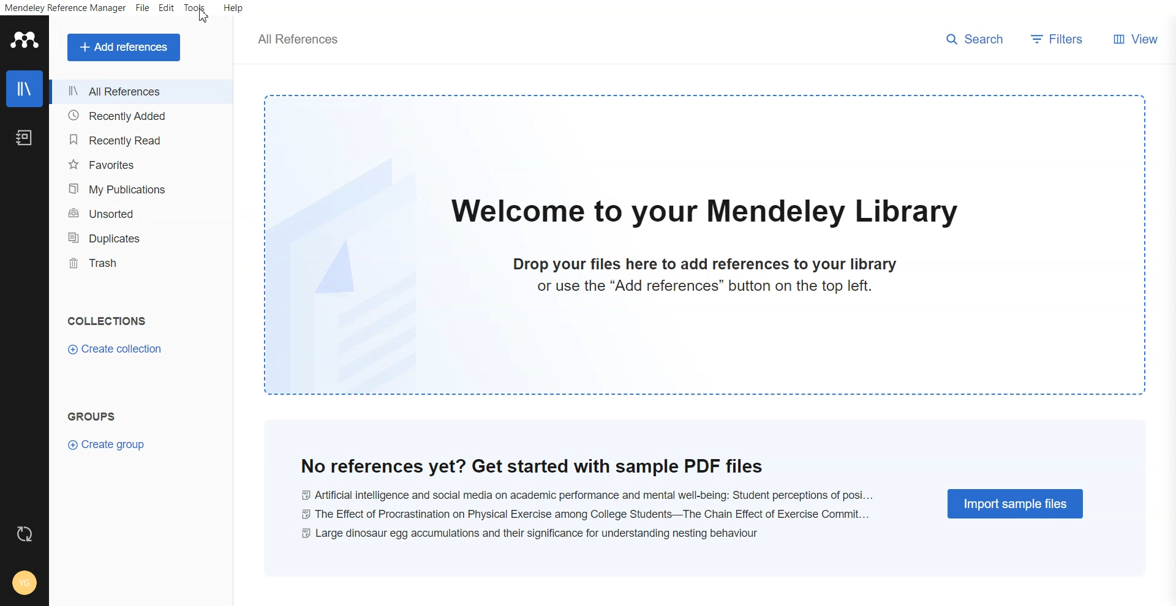 The height and width of the screenshot is (606, 1176). What do you see at coordinates (126, 48) in the screenshot?
I see `Add references` at bounding box center [126, 48].